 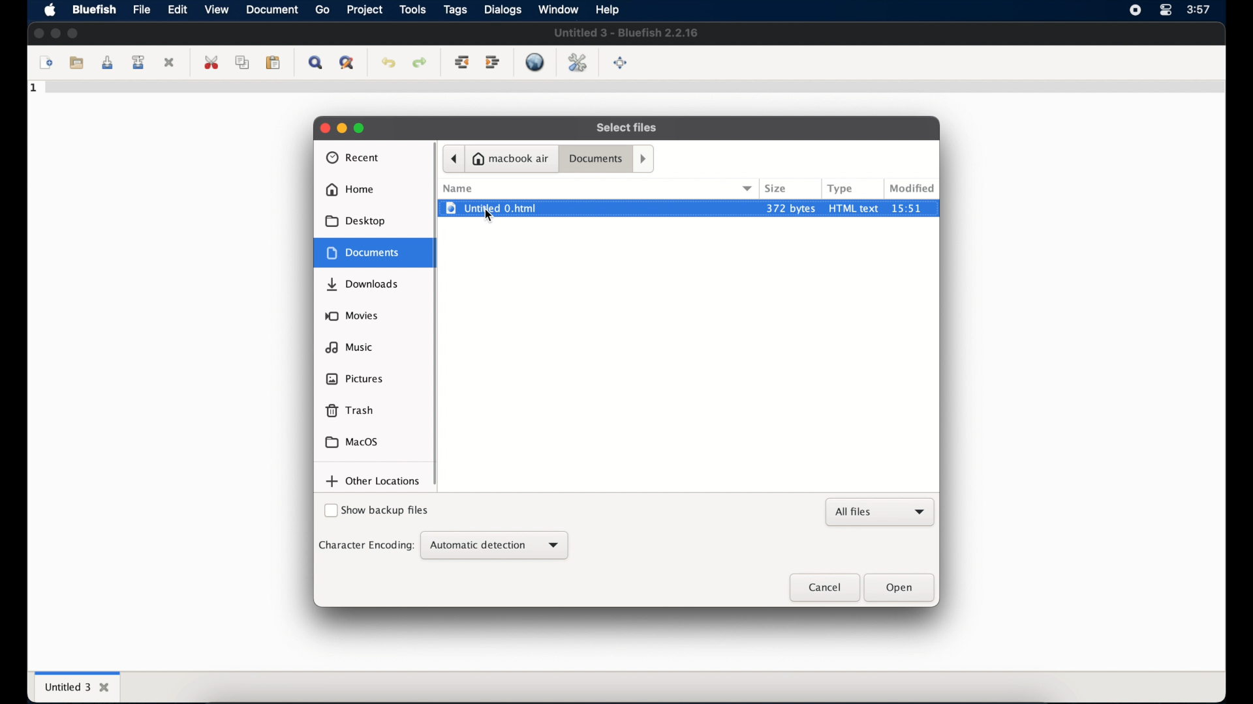 I want to click on desktop, so click(x=356, y=221).